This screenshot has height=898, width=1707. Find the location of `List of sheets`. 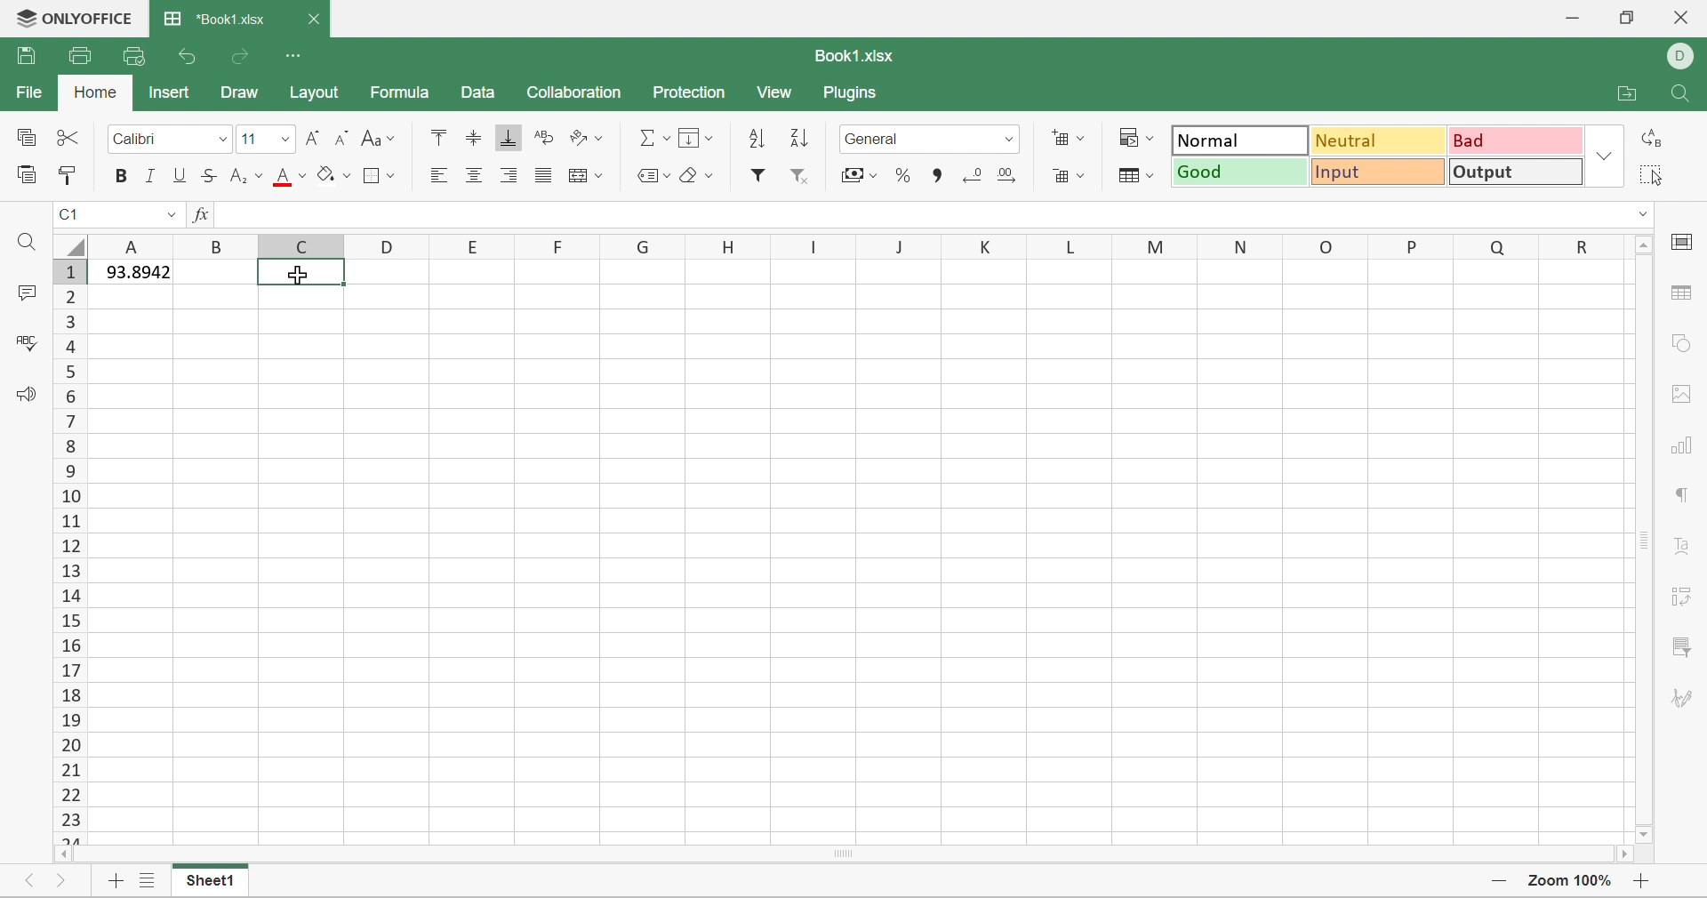

List of sheets is located at coordinates (145, 881).